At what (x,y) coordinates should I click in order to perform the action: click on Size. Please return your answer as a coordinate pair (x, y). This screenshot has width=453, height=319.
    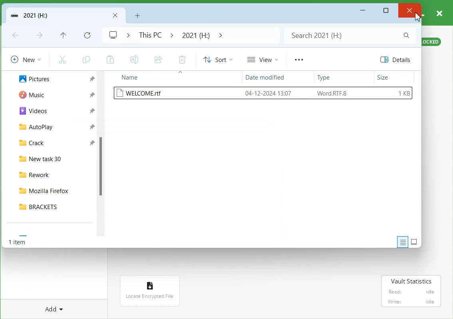
    Looking at the image, I should click on (393, 78).